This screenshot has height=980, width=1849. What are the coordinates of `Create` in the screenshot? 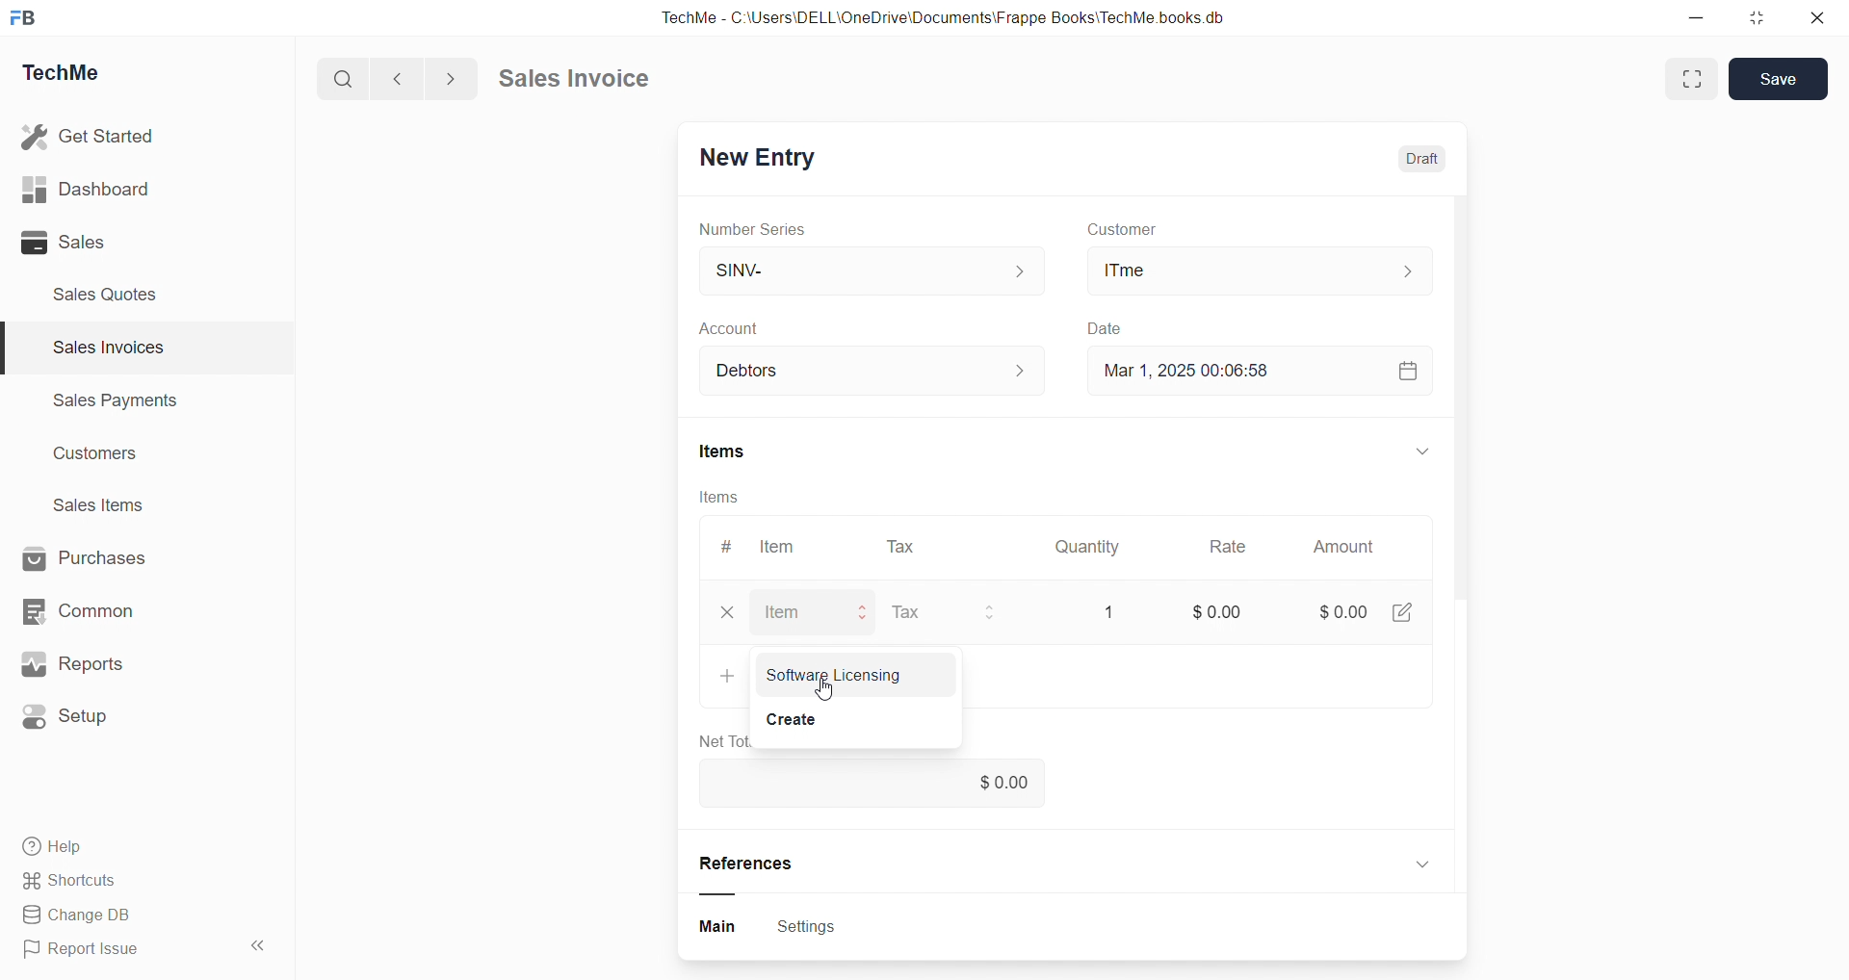 It's located at (810, 718).